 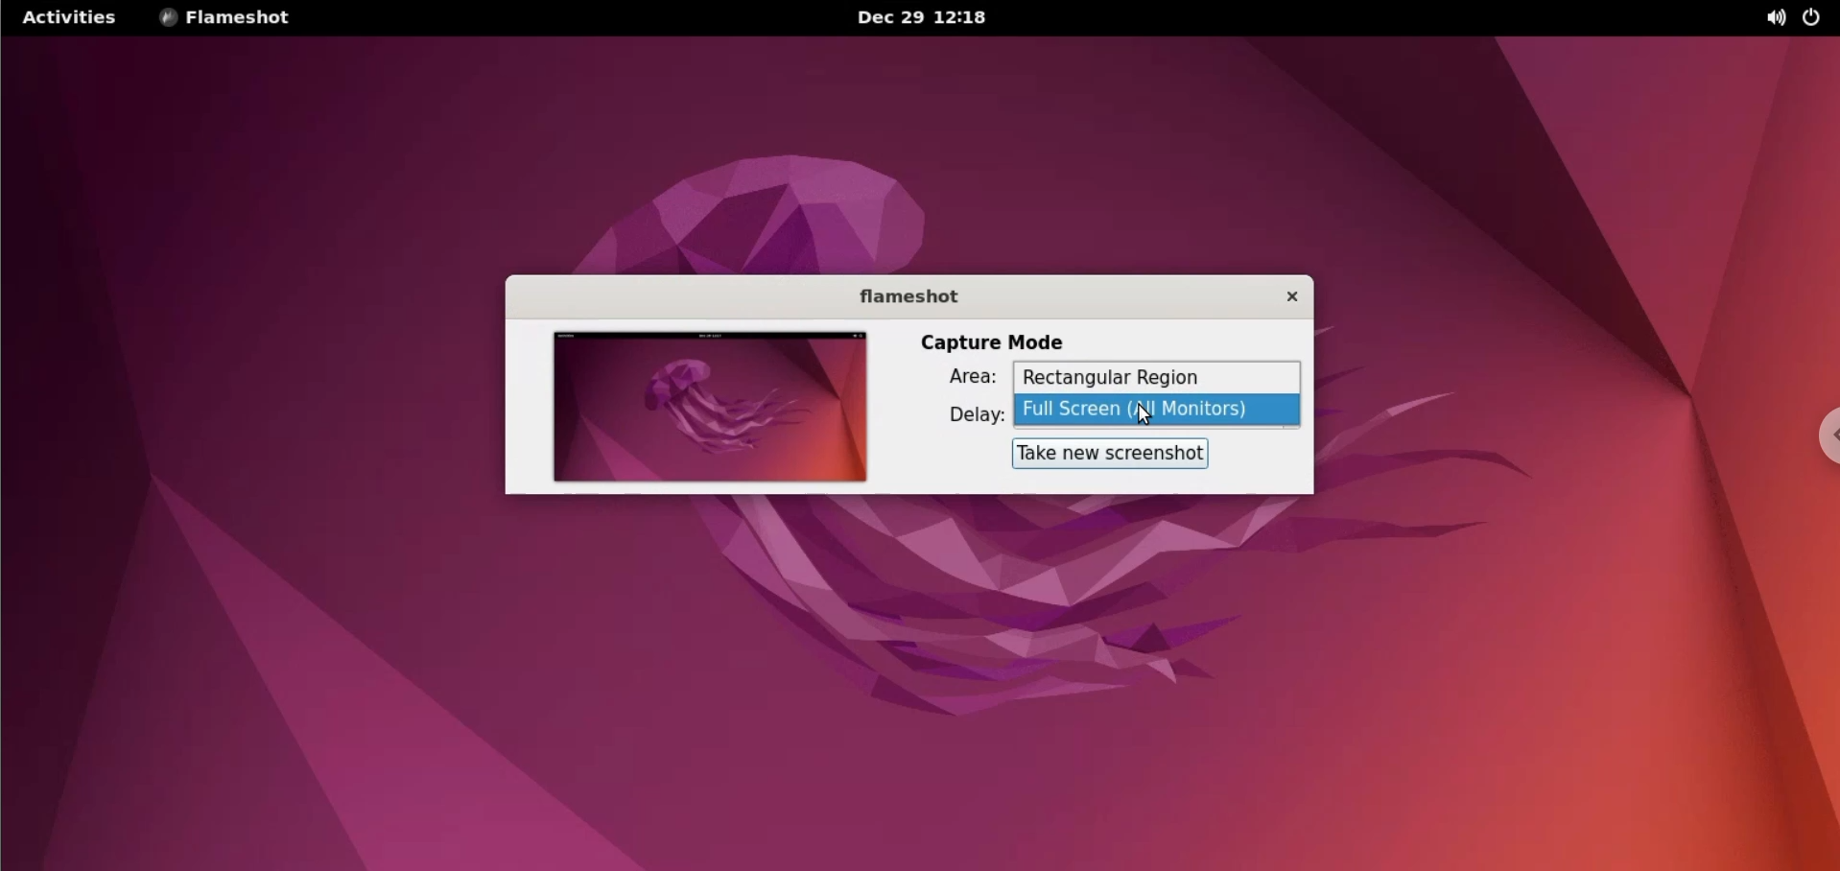 I want to click on flameshot label, so click(x=904, y=298).